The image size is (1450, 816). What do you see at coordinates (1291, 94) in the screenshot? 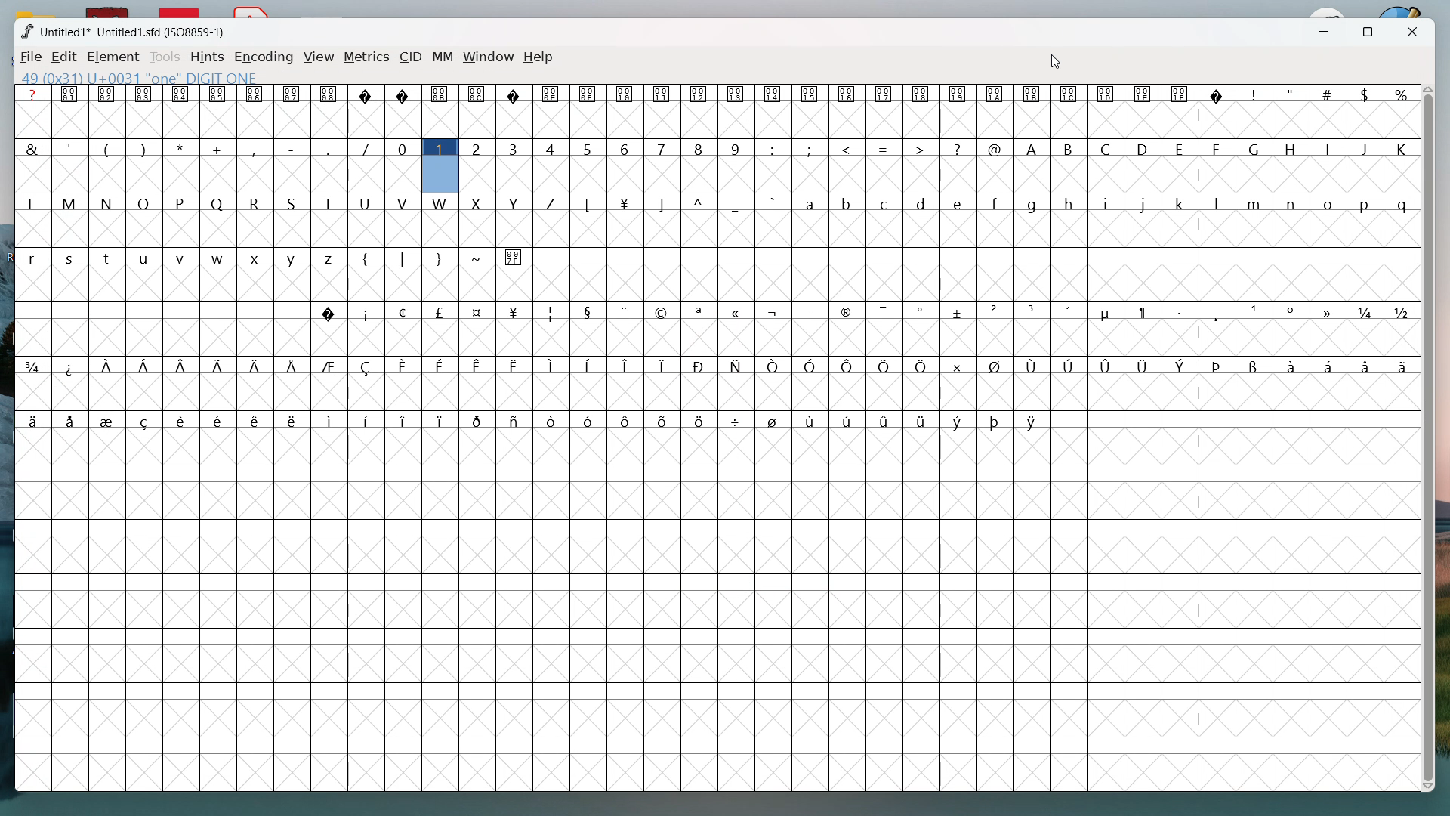
I see `"` at bounding box center [1291, 94].